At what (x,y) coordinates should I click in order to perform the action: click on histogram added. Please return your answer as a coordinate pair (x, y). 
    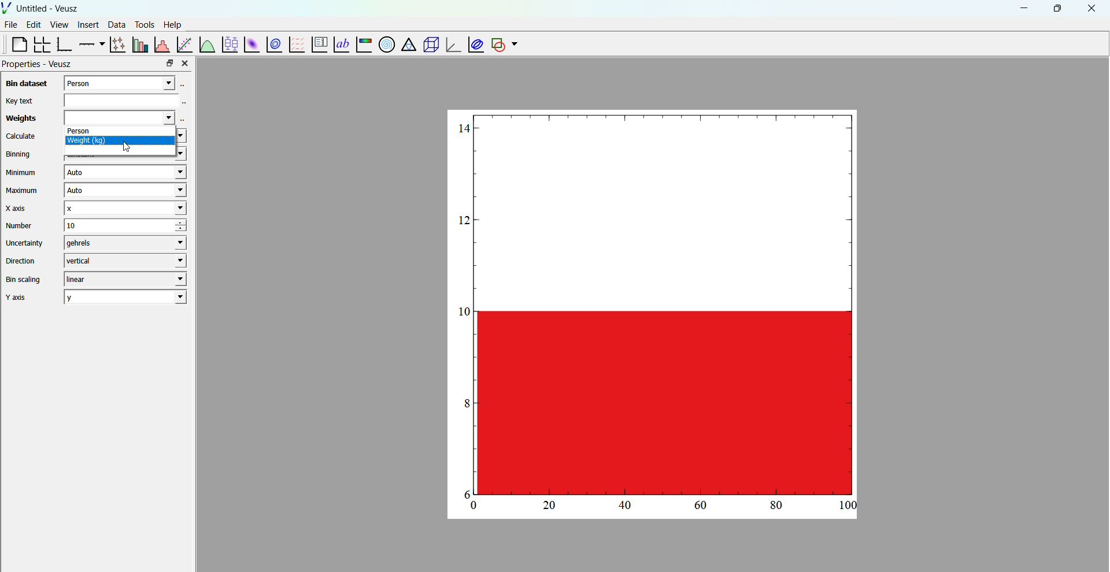
    Looking at the image, I should click on (655, 303).